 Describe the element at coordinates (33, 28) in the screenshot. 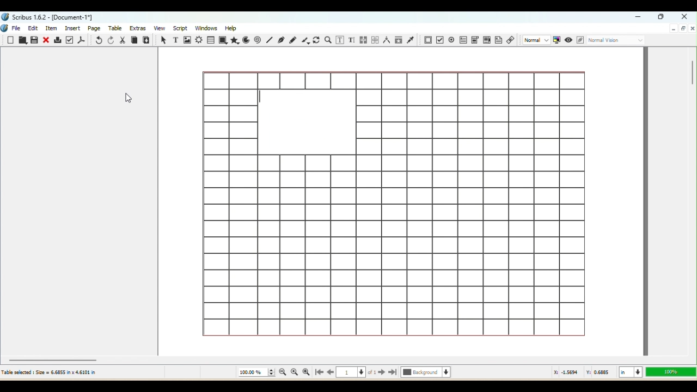

I see `Edit` at that location.